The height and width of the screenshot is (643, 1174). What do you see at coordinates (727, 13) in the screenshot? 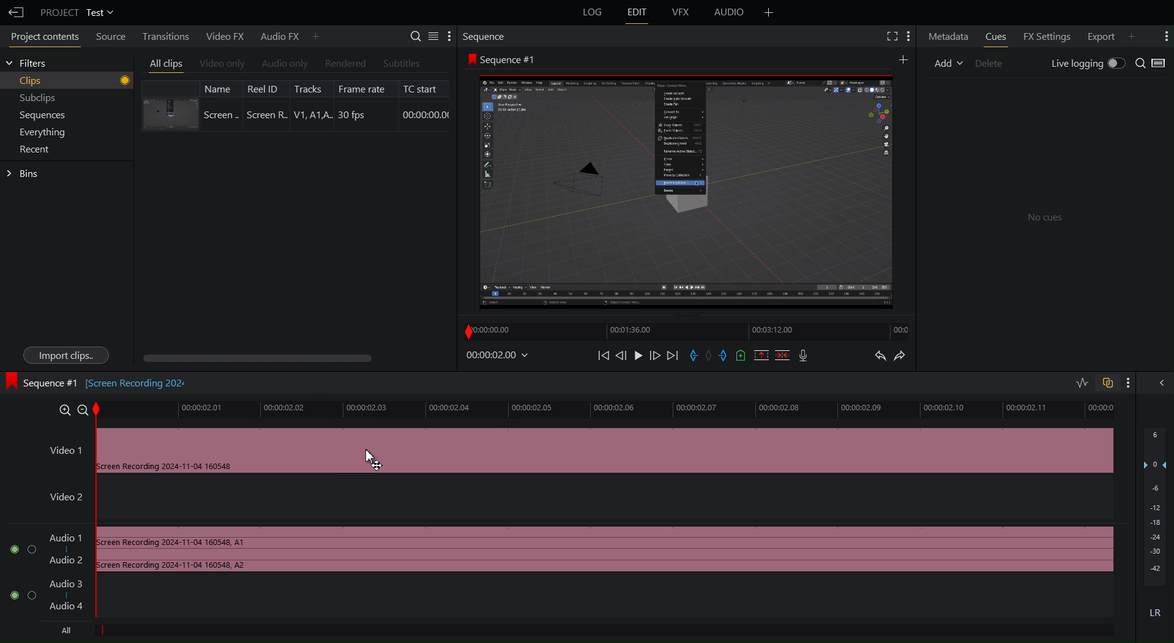
I see `Audio` at bounding box center [727, 13].